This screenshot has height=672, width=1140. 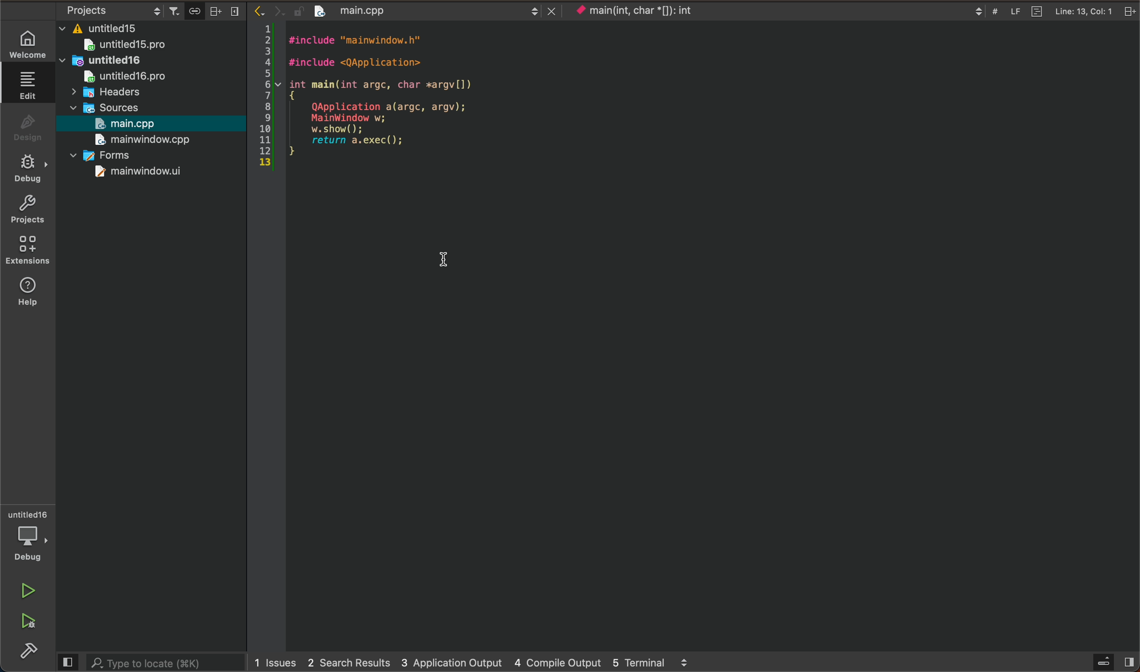 I want to click on forms, so click(x=109, y=155).